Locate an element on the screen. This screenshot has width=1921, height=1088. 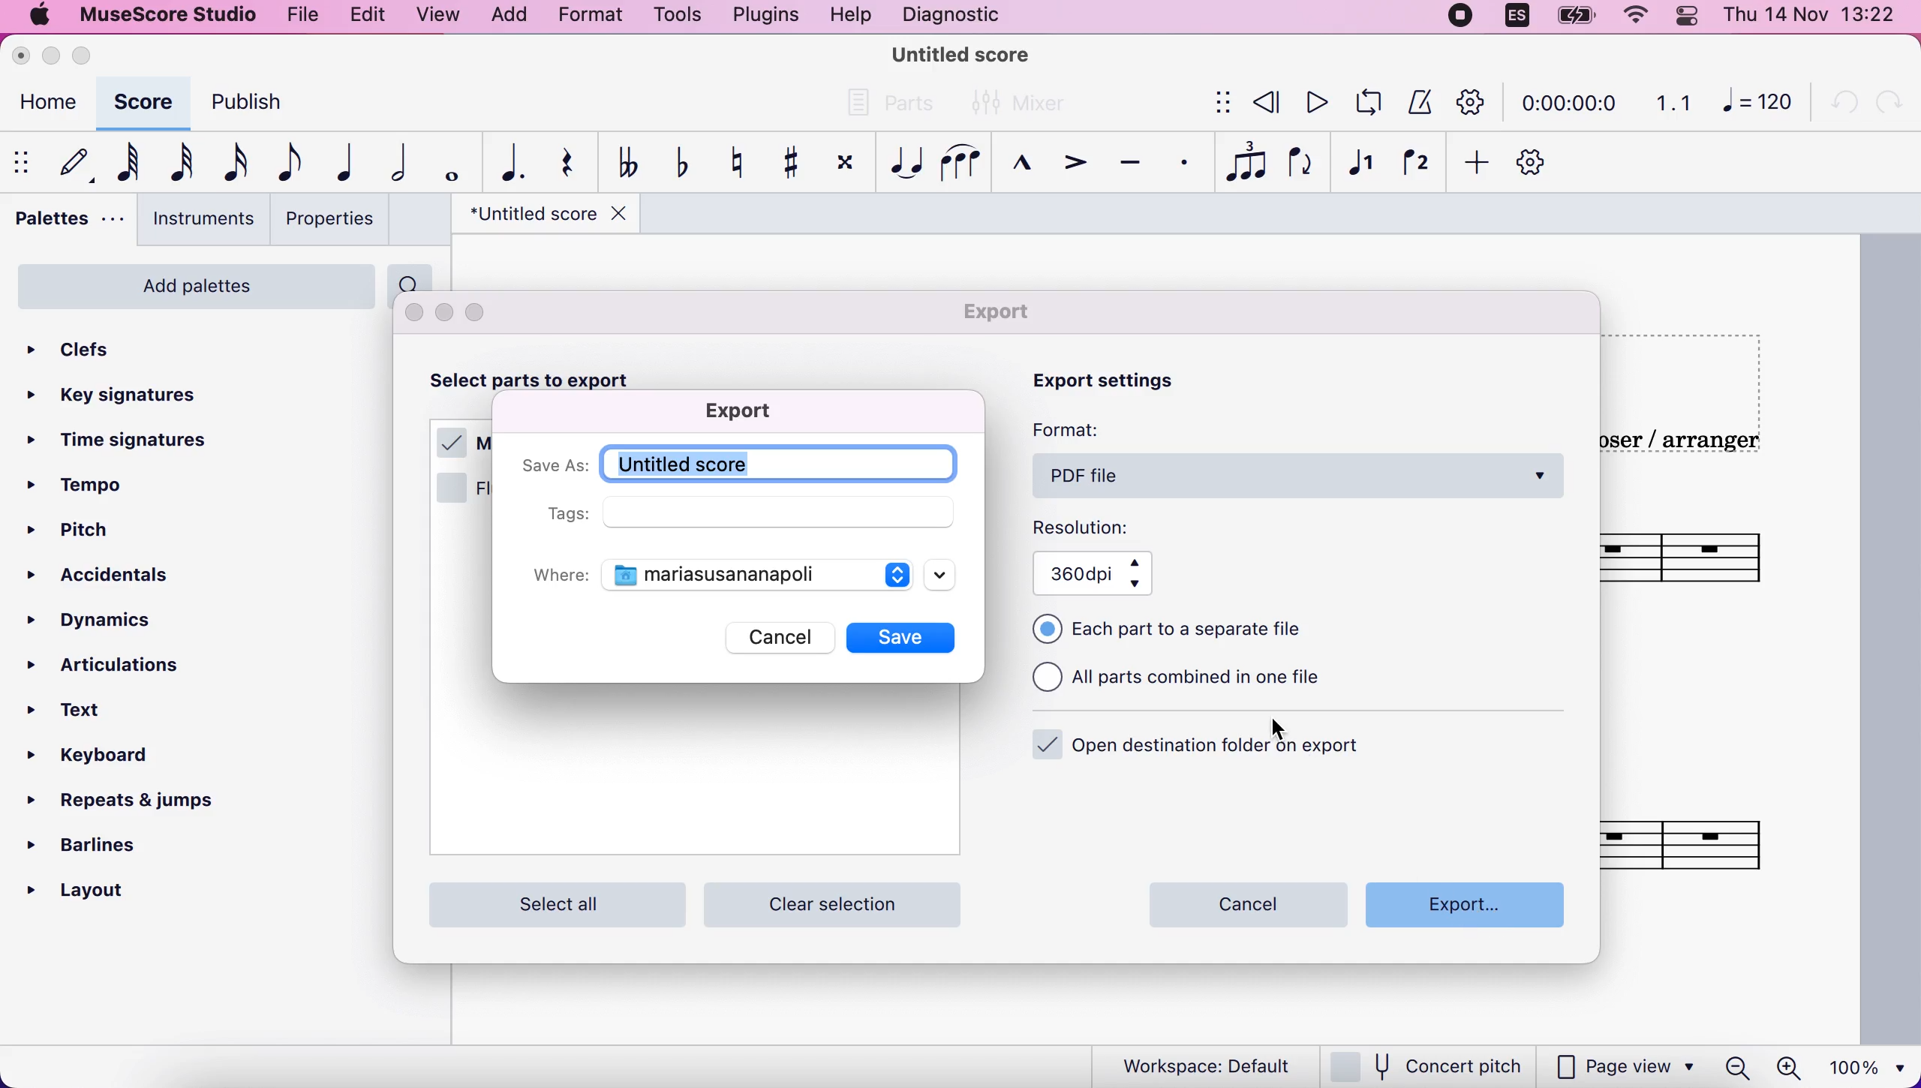
scroll is located at coordinates (944, 575).